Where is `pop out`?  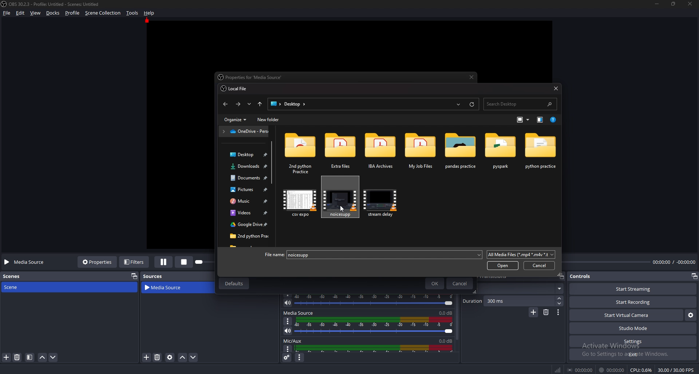 pop out is located at coordinates (133, 276).